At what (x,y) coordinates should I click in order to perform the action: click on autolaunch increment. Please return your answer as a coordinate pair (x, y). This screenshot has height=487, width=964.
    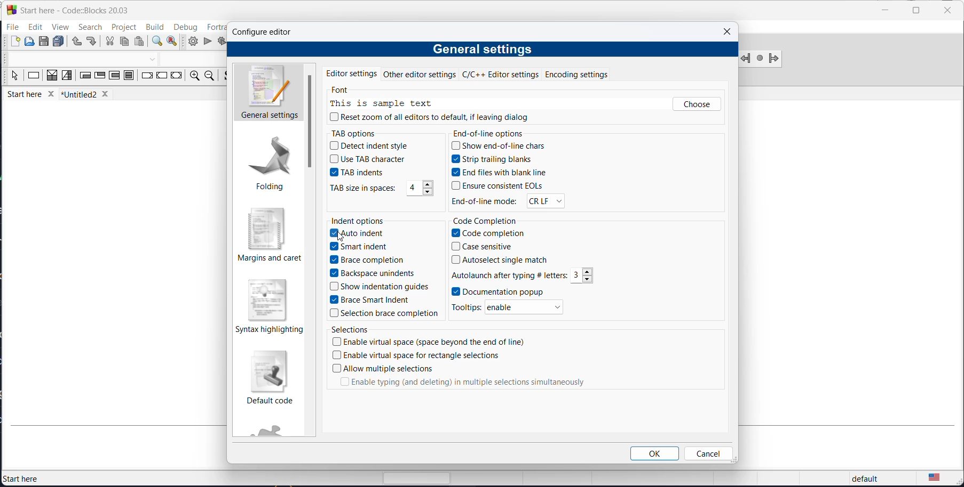
    Looking at the image, I should click on (587, 271).